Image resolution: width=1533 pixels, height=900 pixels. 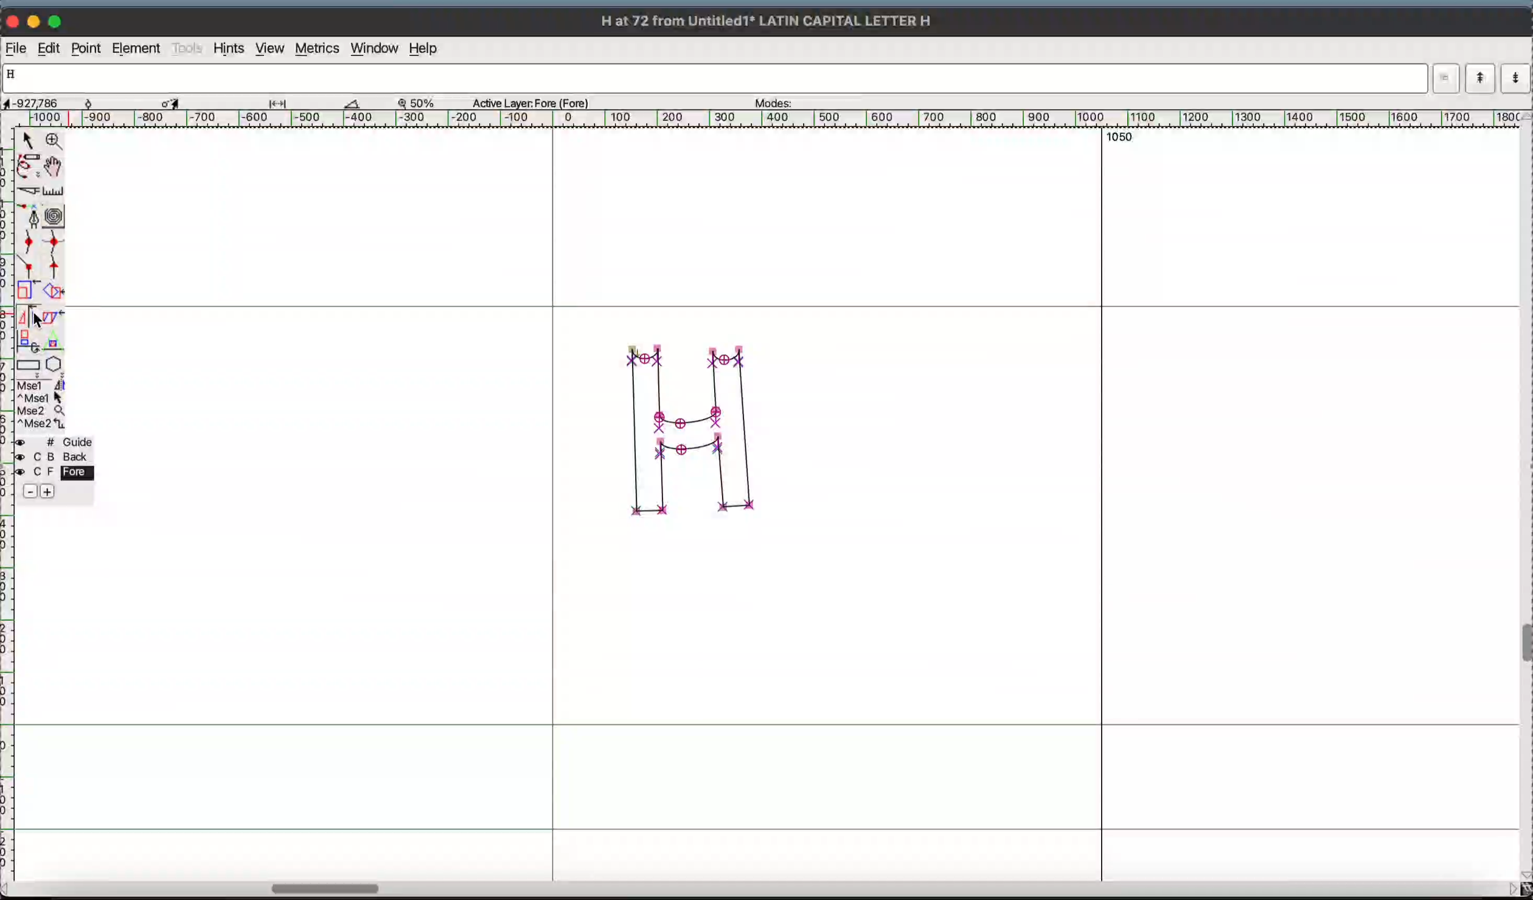 What do you see at coordinates (36, 20) in the screenshot?
I see `minimize` at bounding box center [36, 20].